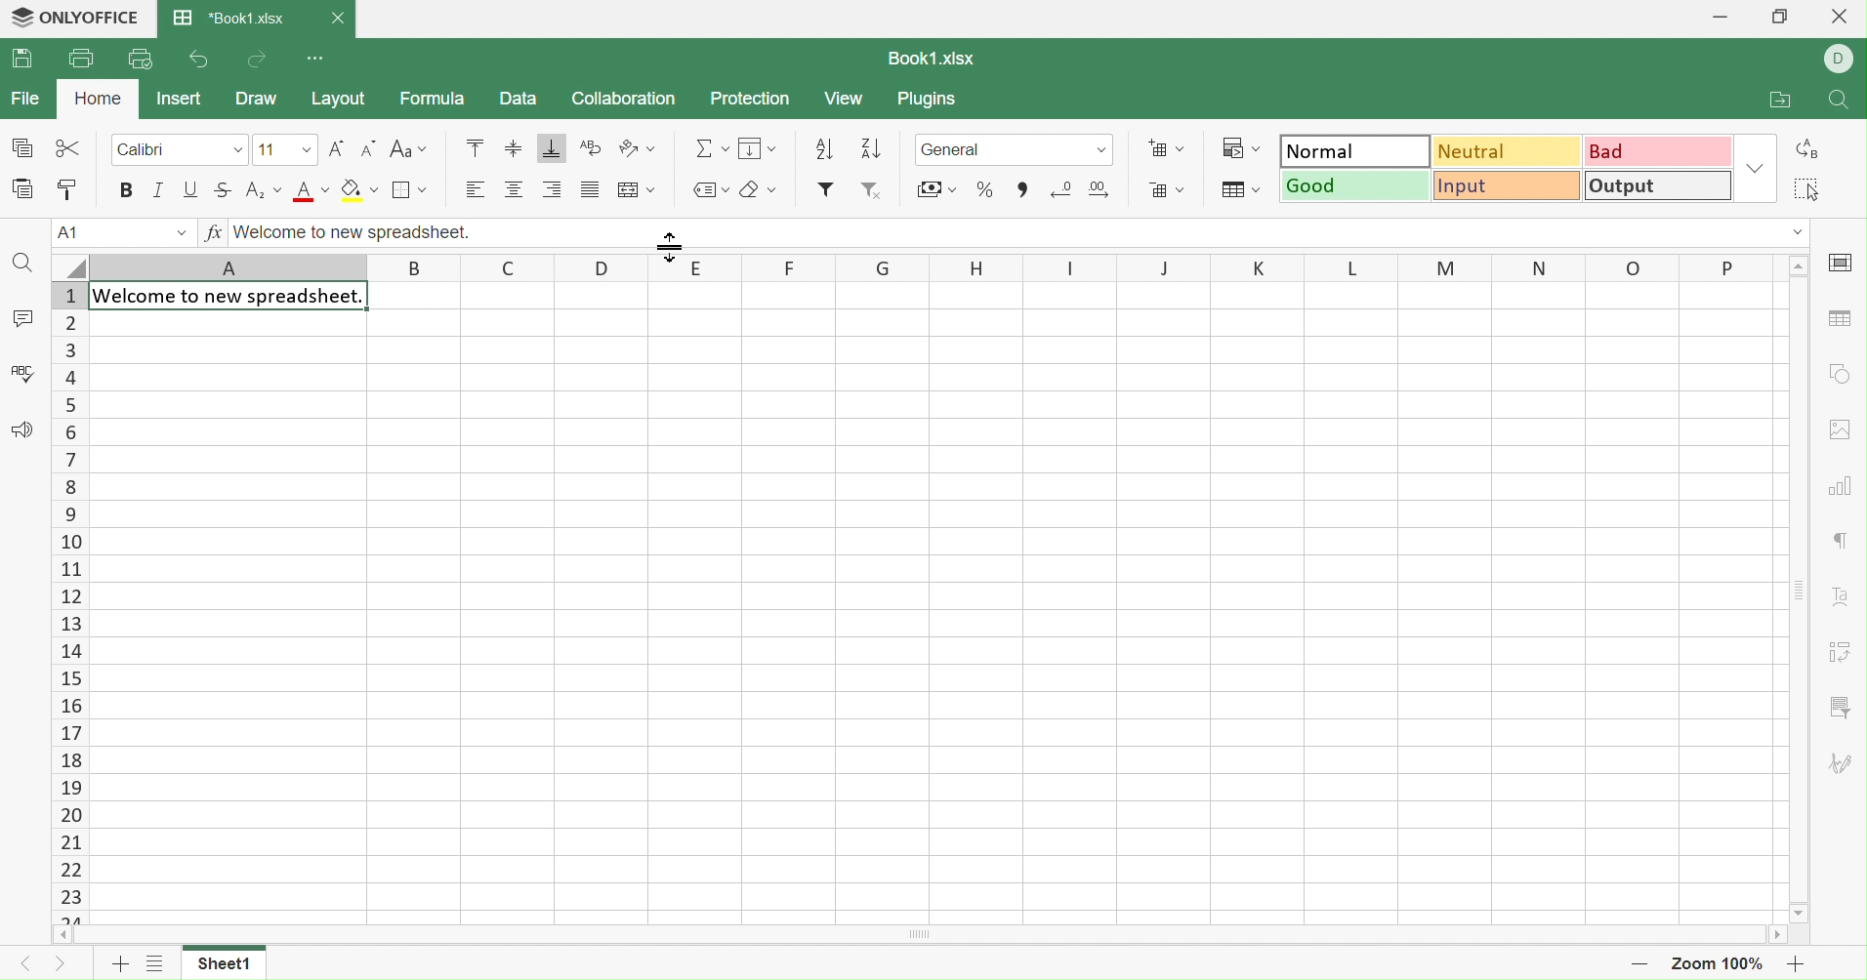 This screenshot has height=980, width=1867. What do you see at coordinates (22, 964) in the screenshot?
I see `Previous` at bounding box center [22, 964].